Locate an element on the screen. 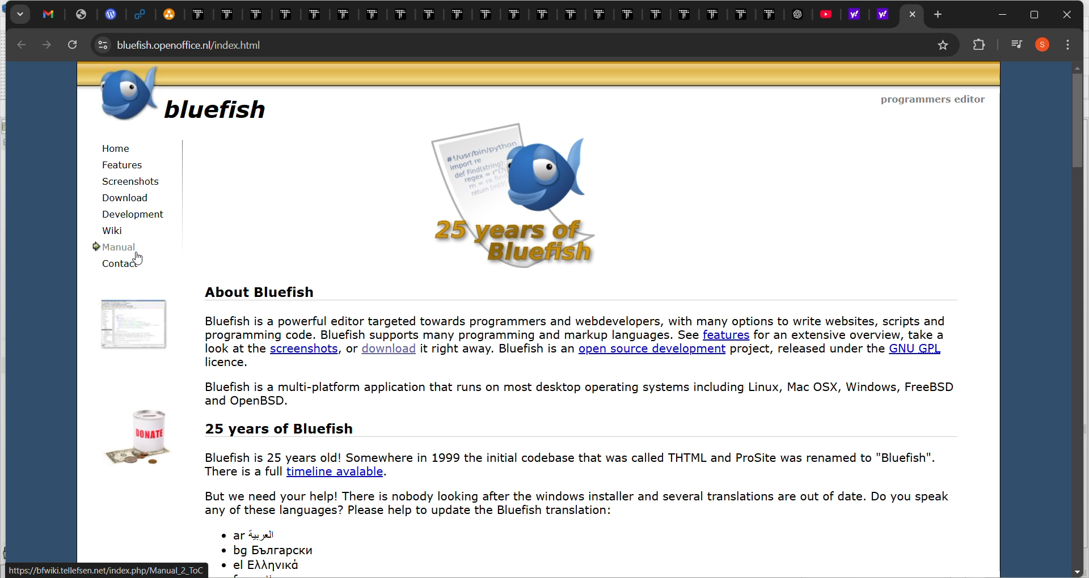 The width and height of the screenshot is (1089, 578). on screen news is located at coordinates (527, 202).